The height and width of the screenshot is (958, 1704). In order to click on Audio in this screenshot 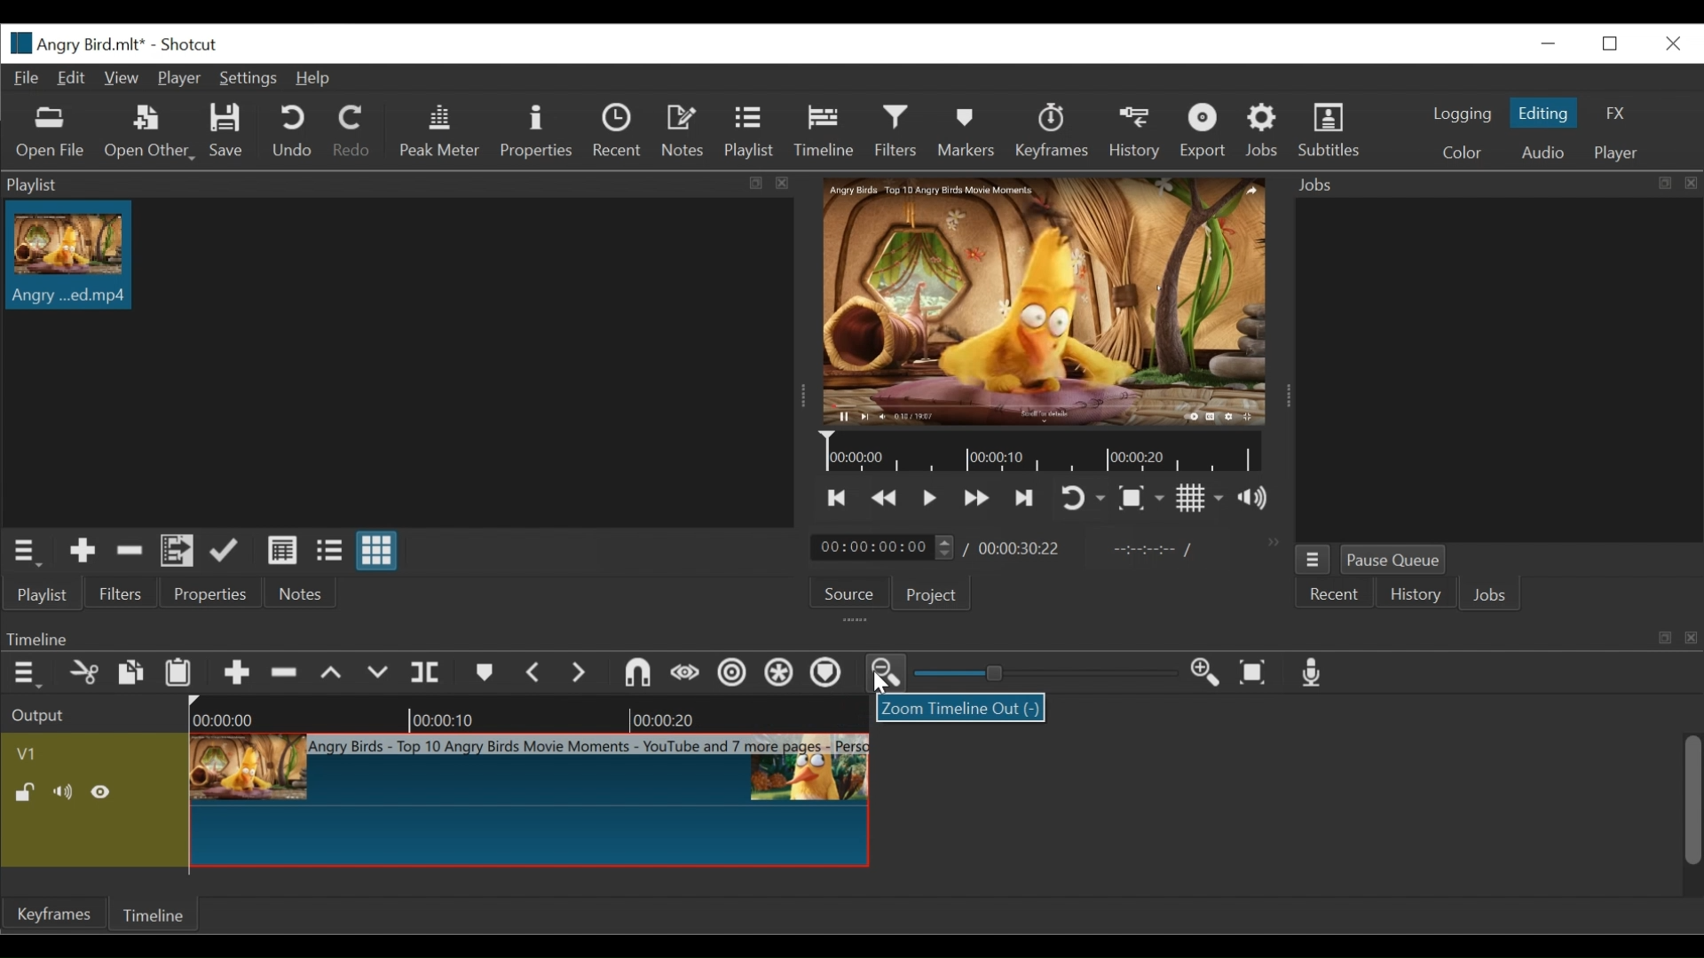, I will do `click(1542, 153)`.